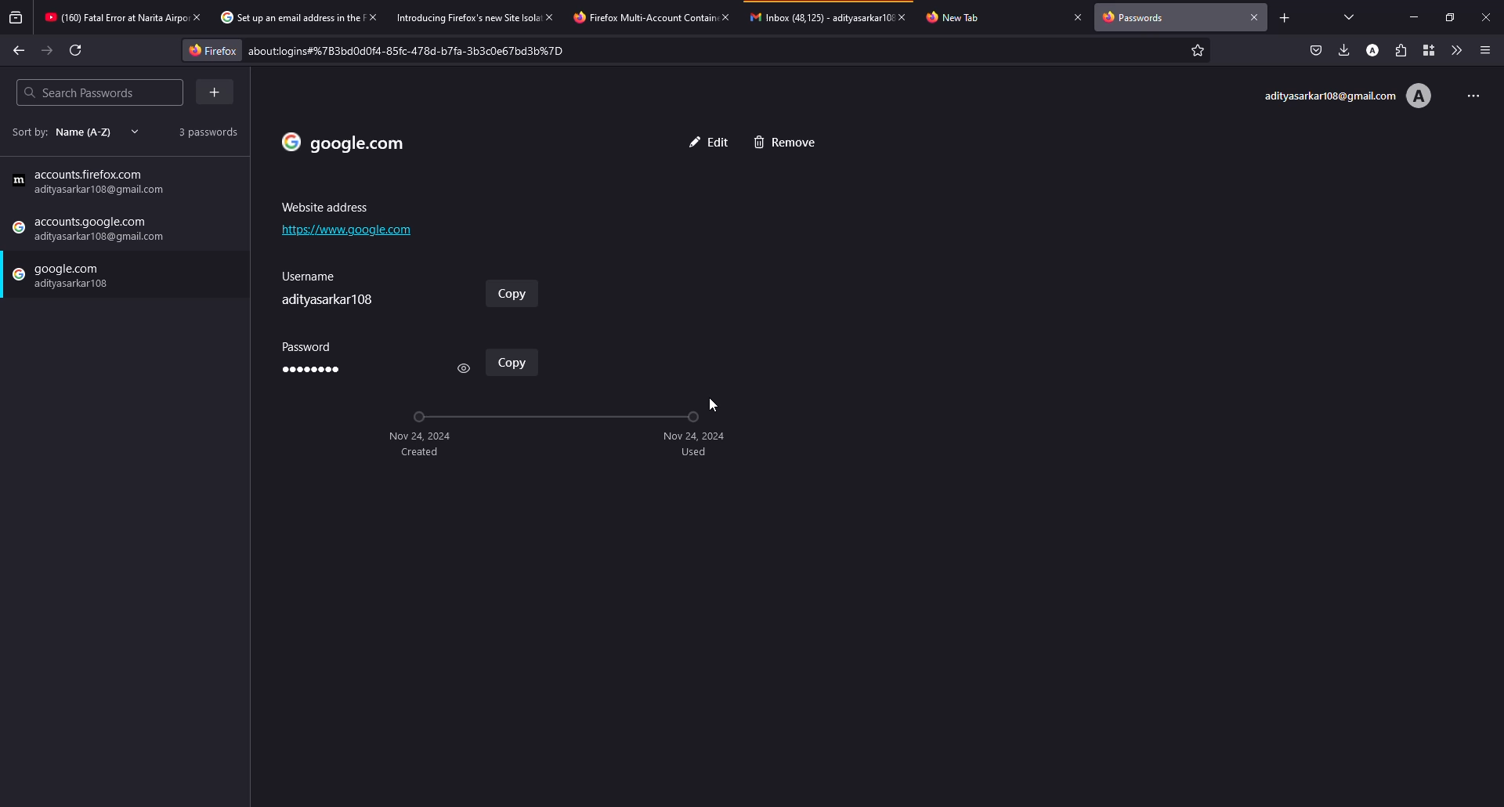  Describe the element at coordinates (70, 132) in the screenshot. I see `sort by name` at that location.